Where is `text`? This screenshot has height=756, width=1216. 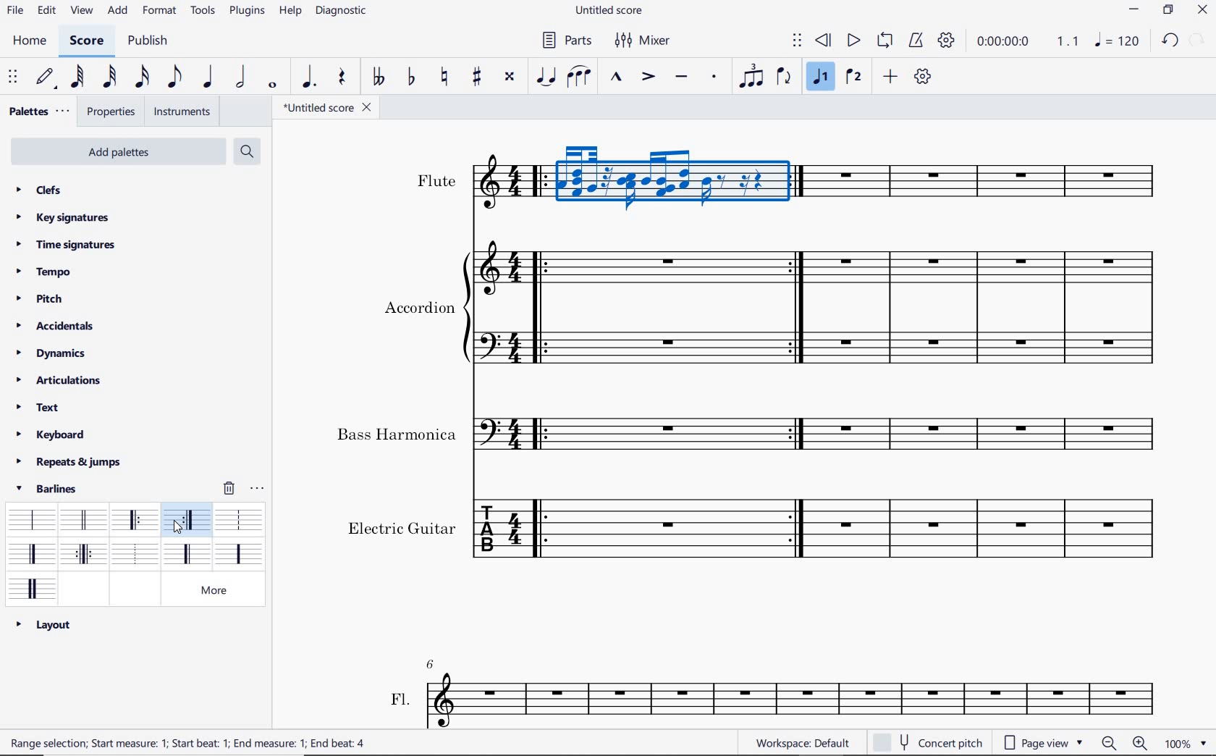 text is located at coordinates (402, 526).